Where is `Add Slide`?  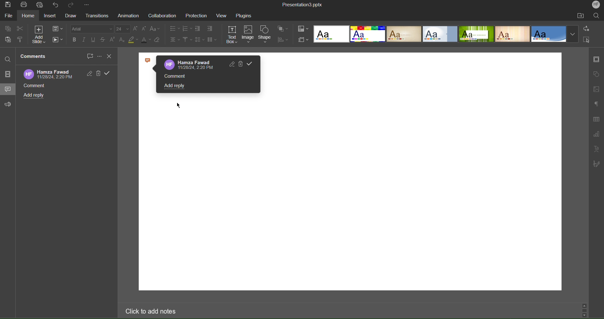
Add Slide is located at coordinates (40, 35).